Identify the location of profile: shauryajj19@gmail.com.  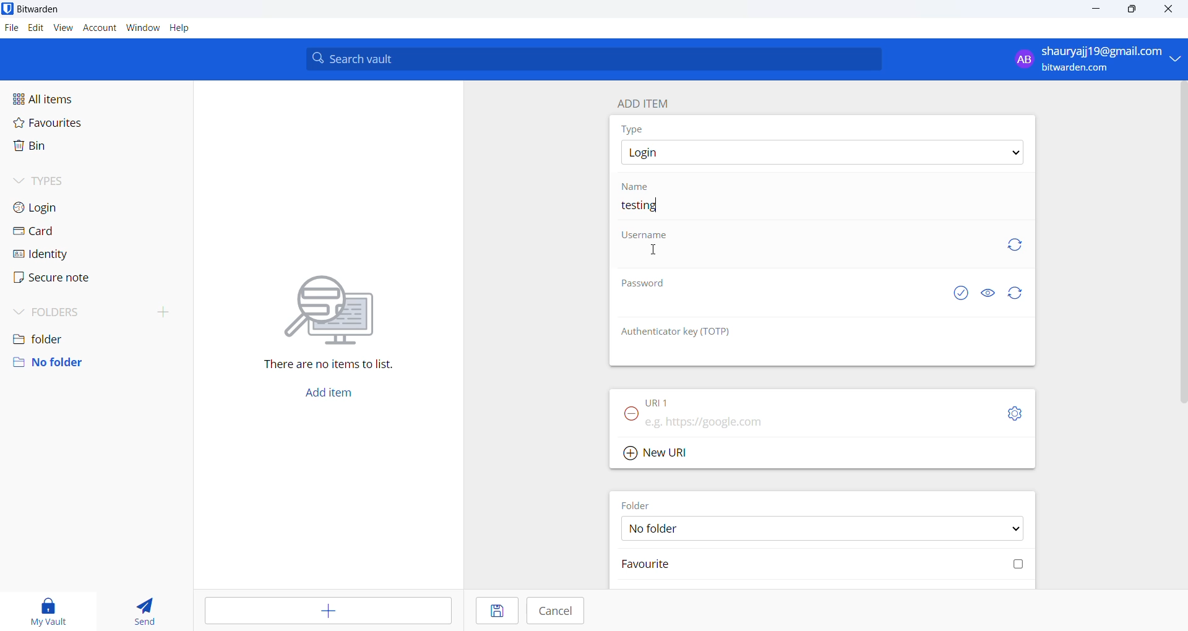
(1094, 59).